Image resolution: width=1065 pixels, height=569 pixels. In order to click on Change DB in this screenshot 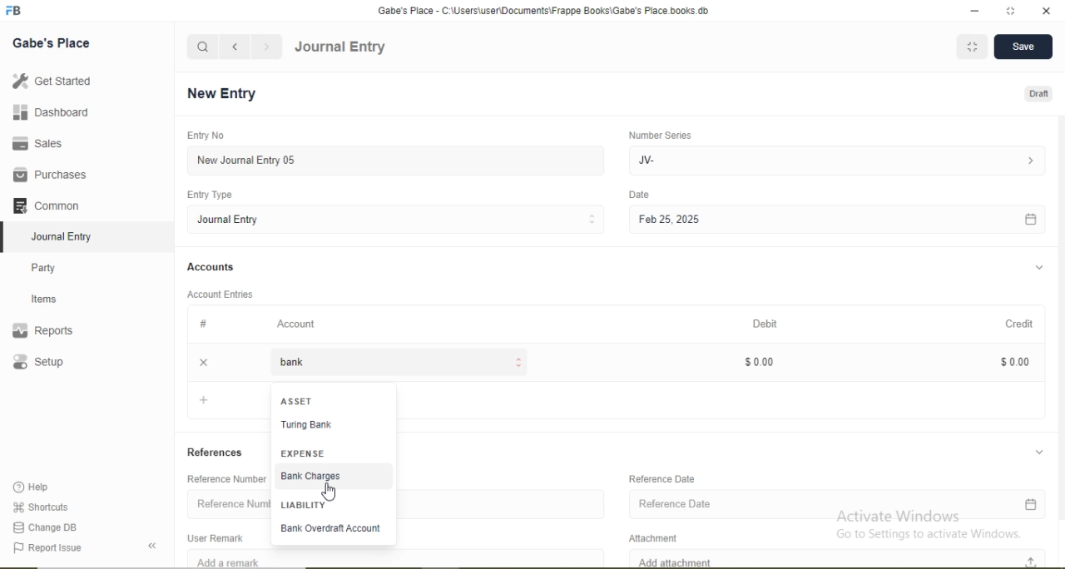, I will do `click(46, 527)`.